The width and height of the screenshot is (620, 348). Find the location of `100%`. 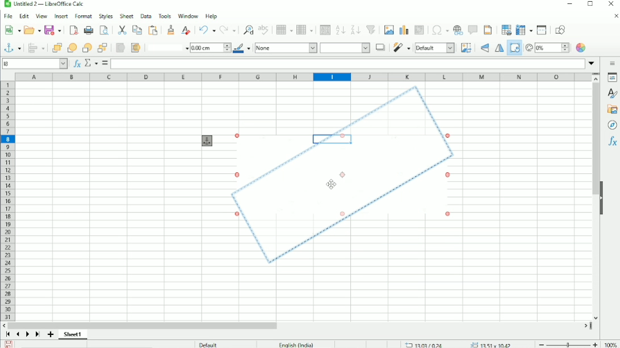

100% is located at coordinates (610, 343).